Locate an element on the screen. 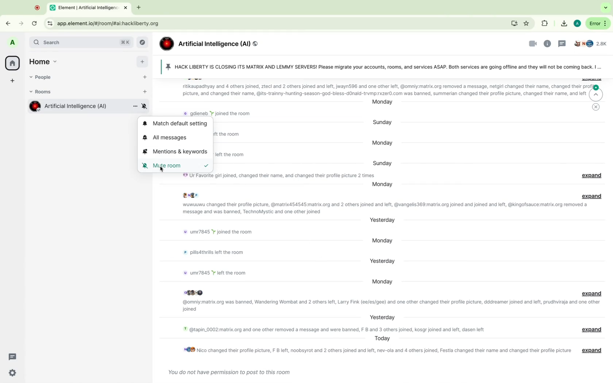 Image resolution: width=613 pixels, height=383 pixels. day is located at coordinates (383, 220).